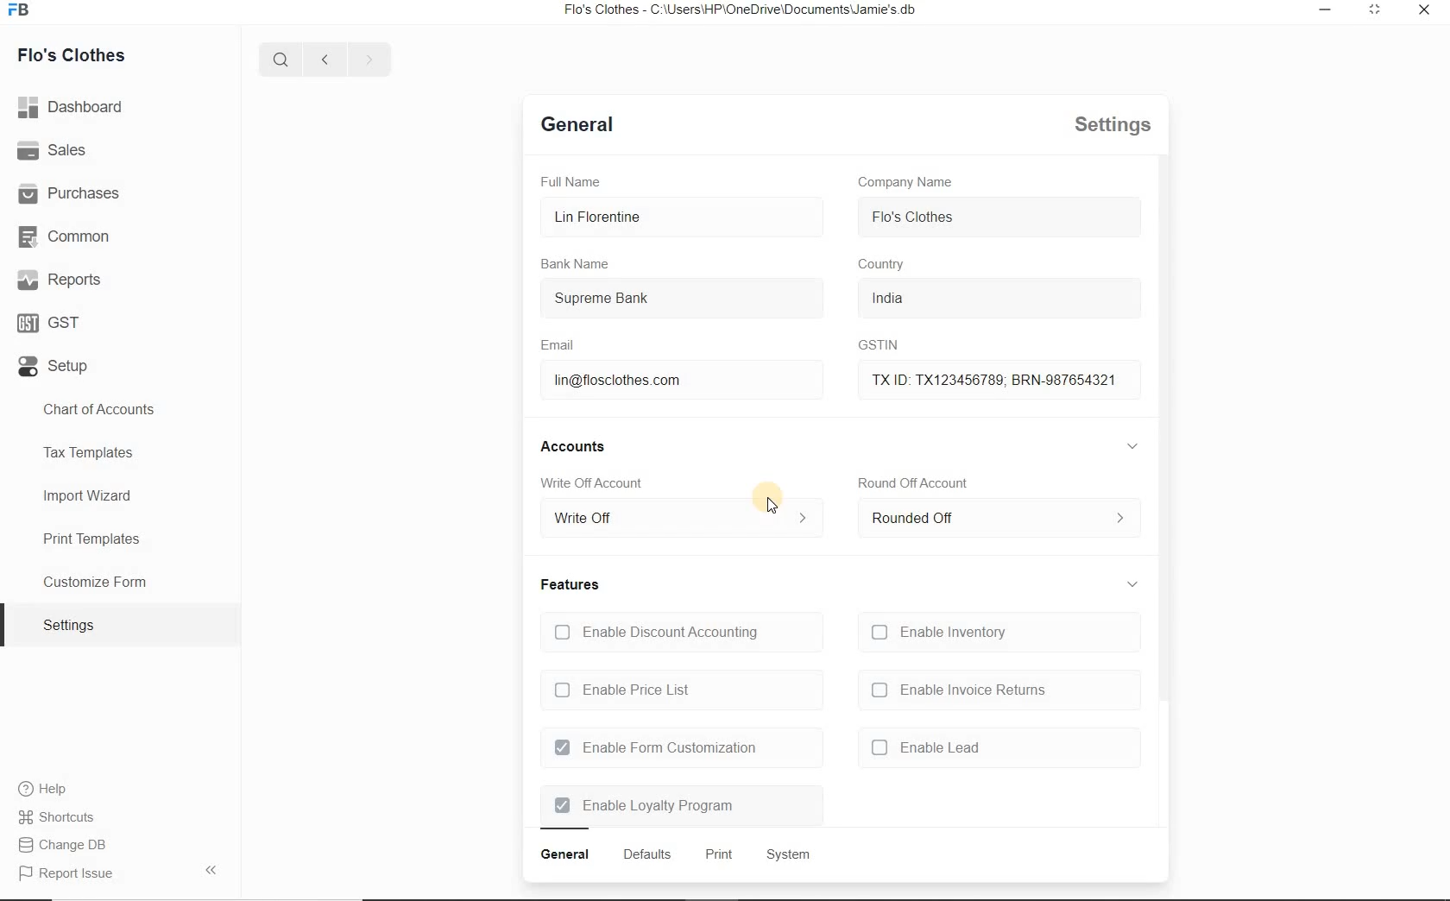  What do you see at coordinates (366, 60) in the screenshot?
I see `next` at bounding box center [366, 60].